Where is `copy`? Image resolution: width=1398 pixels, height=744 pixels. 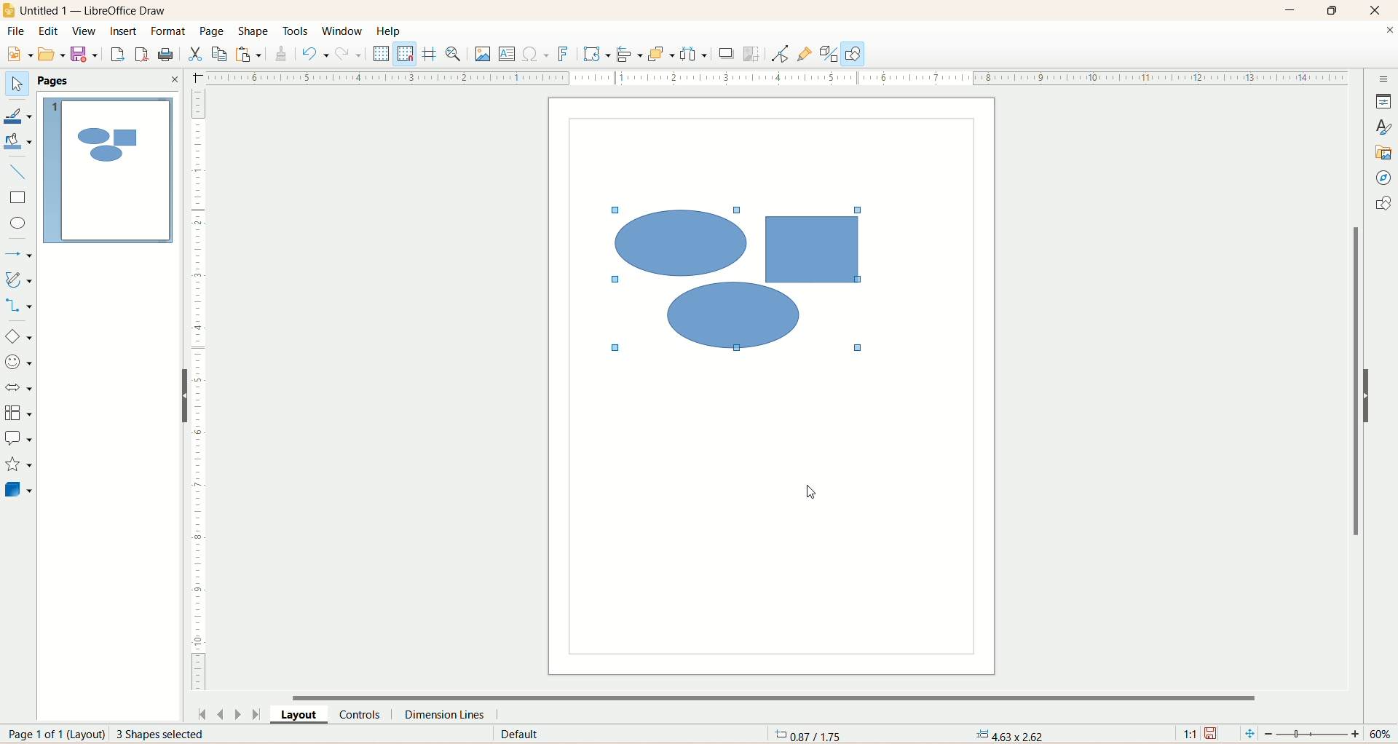 copy is located at coordinates (221, 55).